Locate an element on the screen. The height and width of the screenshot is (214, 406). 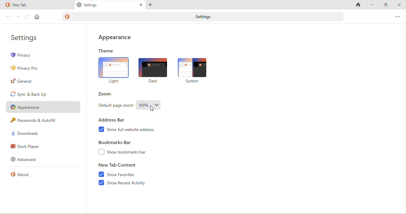
maximize is located at coordinates (385, 5).